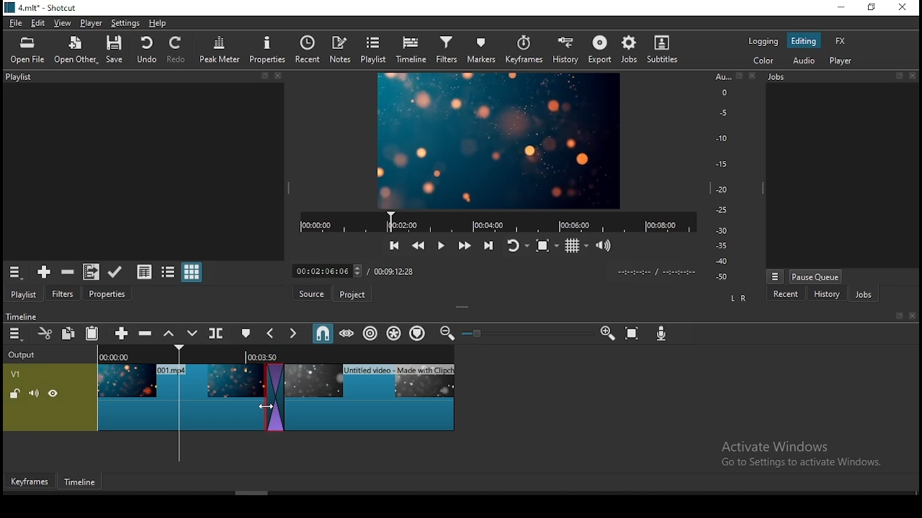 The height and width of the screenshot is (518, 922). What do you see at coordinates (844, 77) in the screenshot?
I see `jobs` at bounding box center [844, 77].